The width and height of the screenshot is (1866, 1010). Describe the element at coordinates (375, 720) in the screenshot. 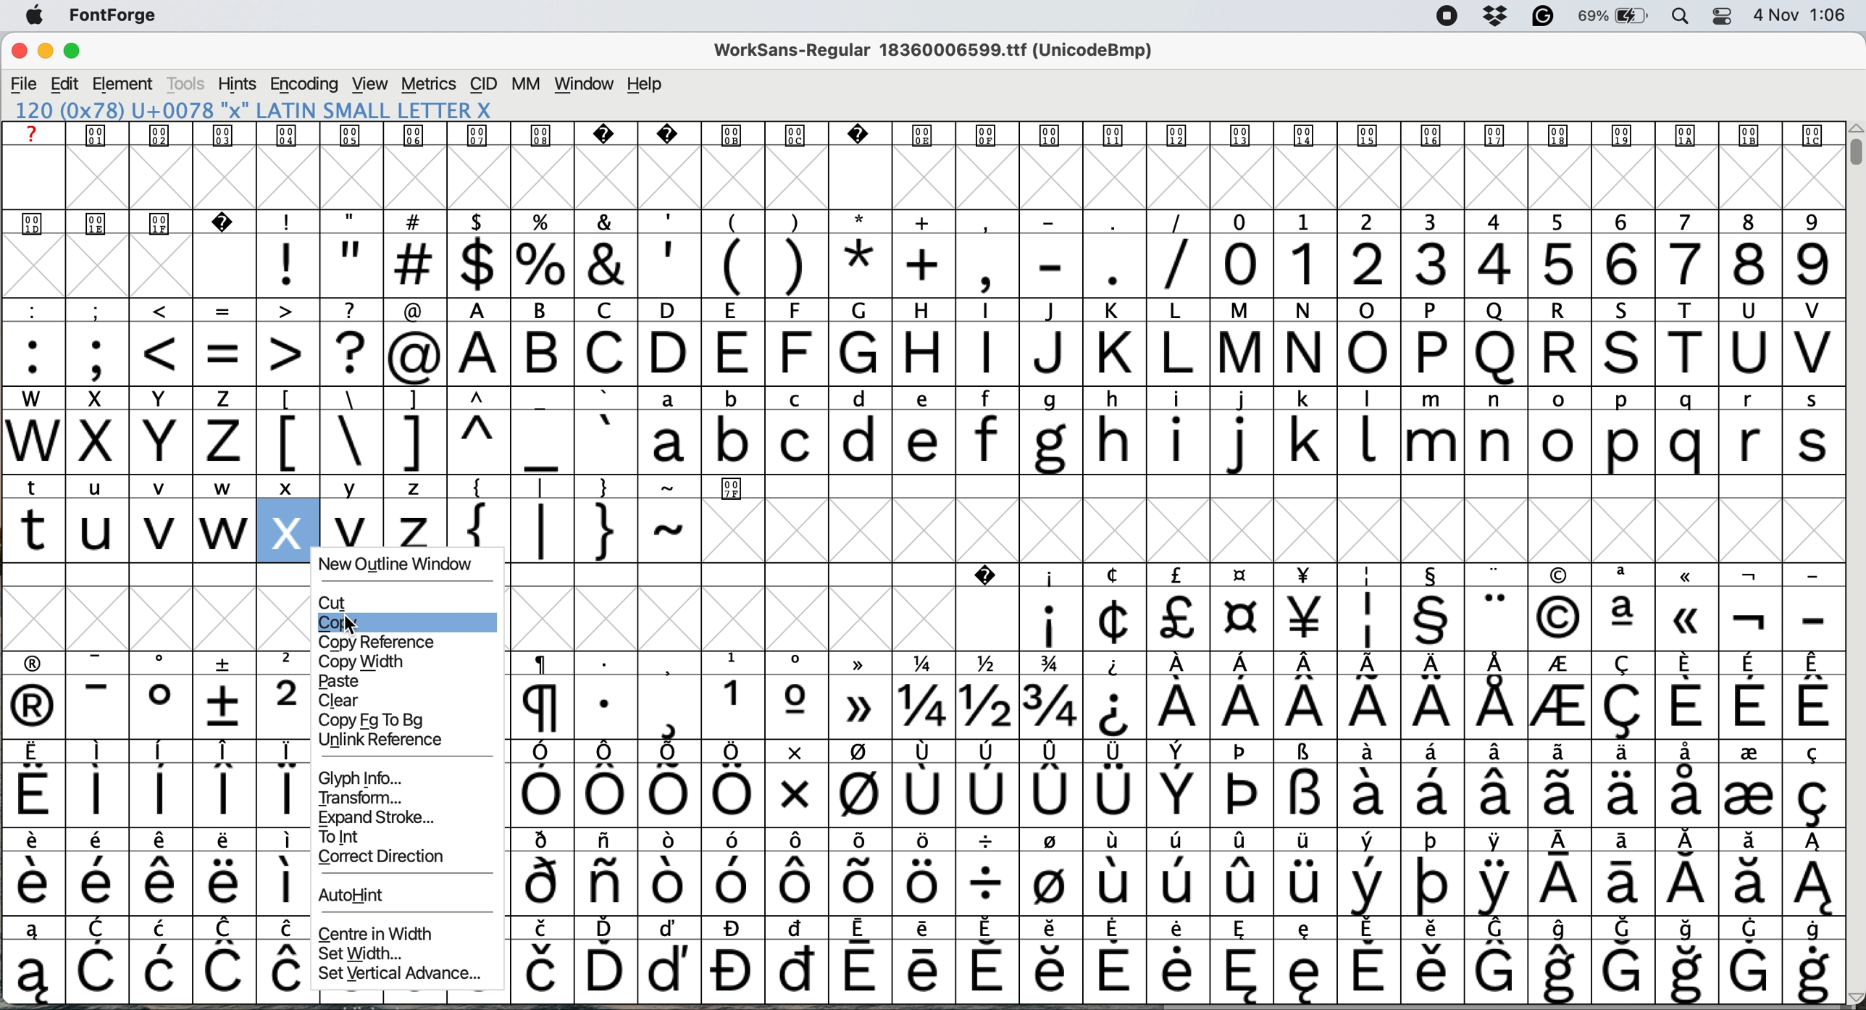

I see `copy fg to bg` at that location.